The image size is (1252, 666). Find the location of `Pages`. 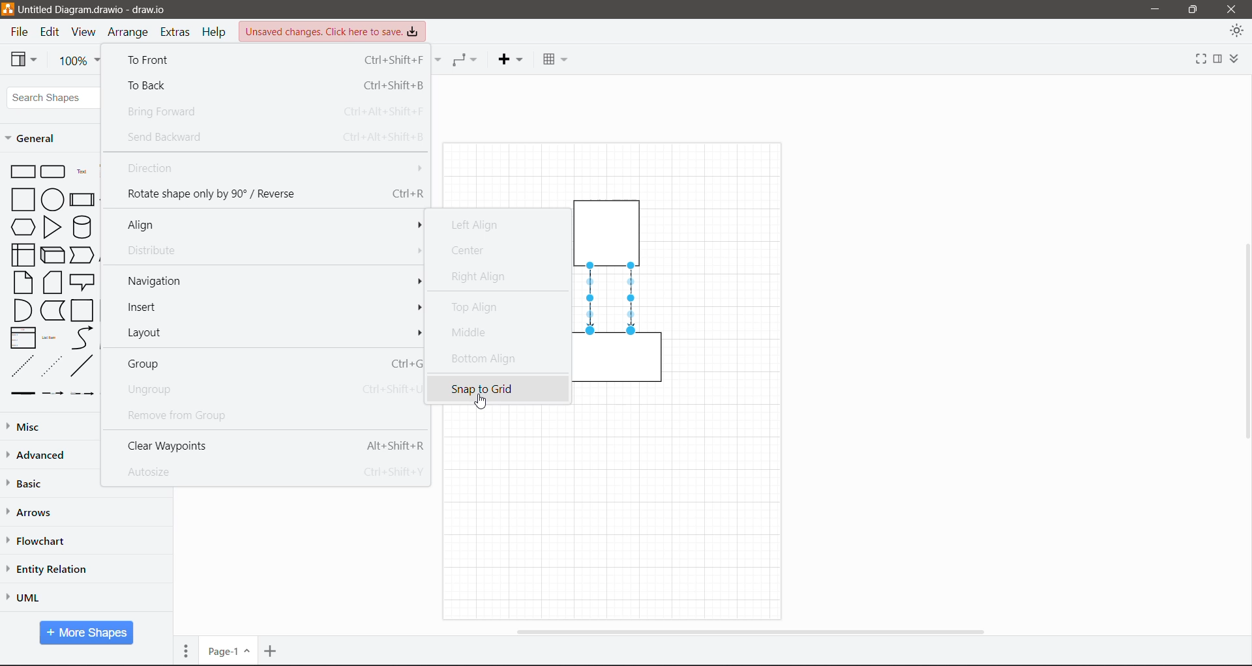

Pages is located at coordinates (186, 650).